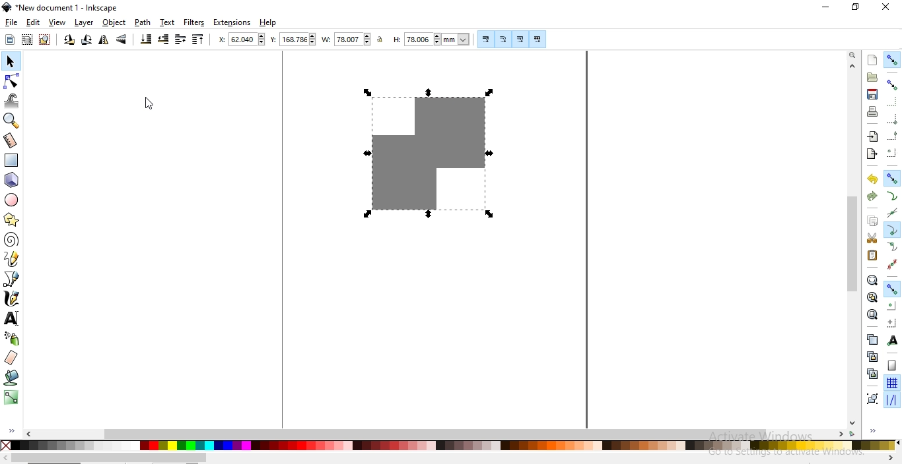 Image resolution: width=902 pixels, height=464 pixels. Describe the element at coordinates (13, 377) in the screenshot. I see `fill bounded areas` at that location.